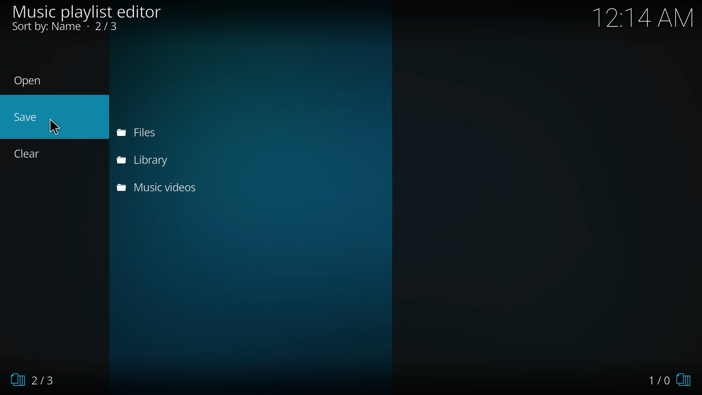 This screenshot has width=702, height=395. What do you see at coordinates (27, 116) in the screenshot?
I see `save` at bounding box center [27, 116].